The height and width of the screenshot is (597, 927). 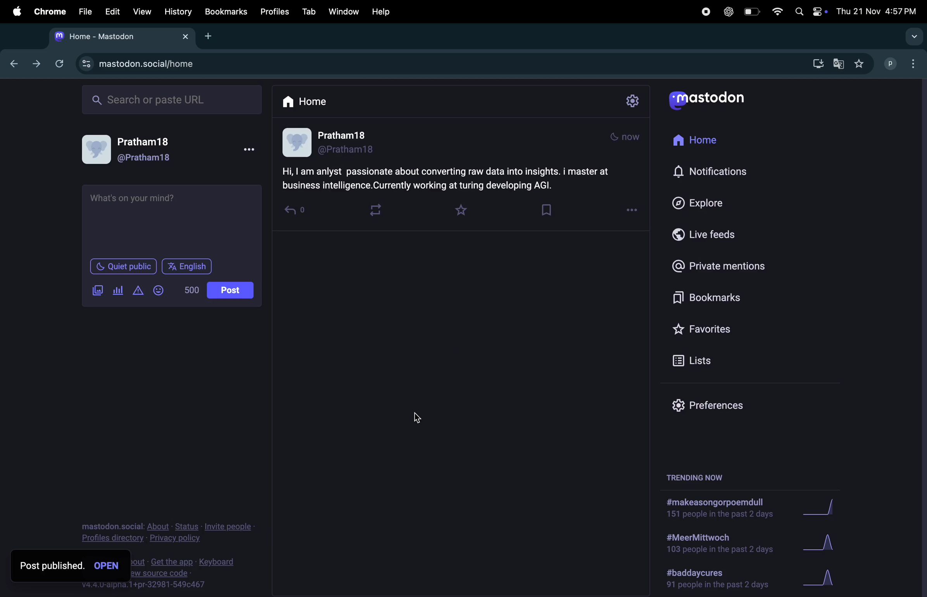 What do you see at coordinates (178, 11) in the screenshot?
I see `history` at bounding box center [178, 11].